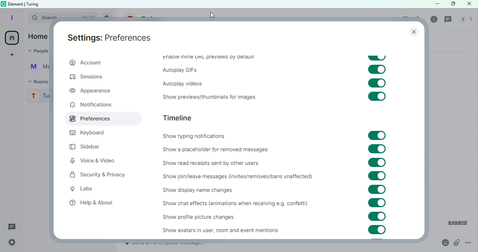 This screenshot has width=478, height=252. I want to click on Toggle, so click(378, 203).